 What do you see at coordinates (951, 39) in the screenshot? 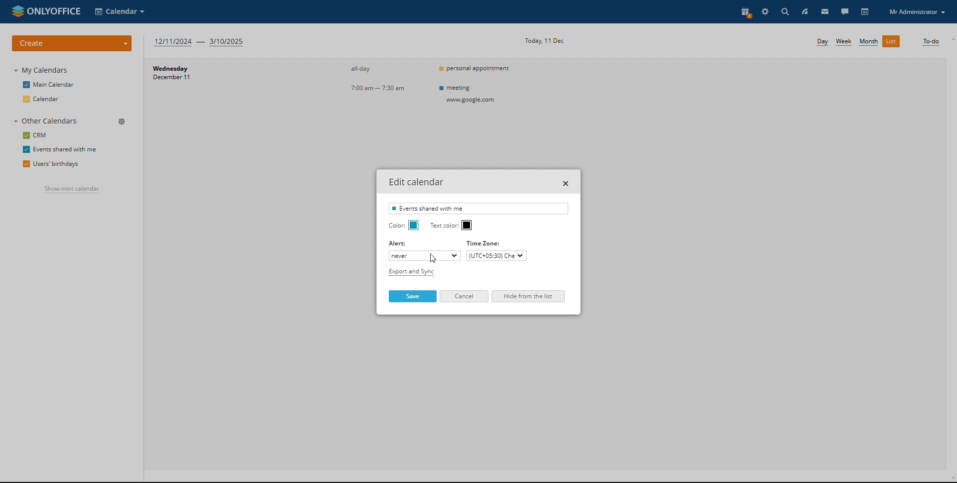
I see `scroll up` at bounding box center [951, 39].